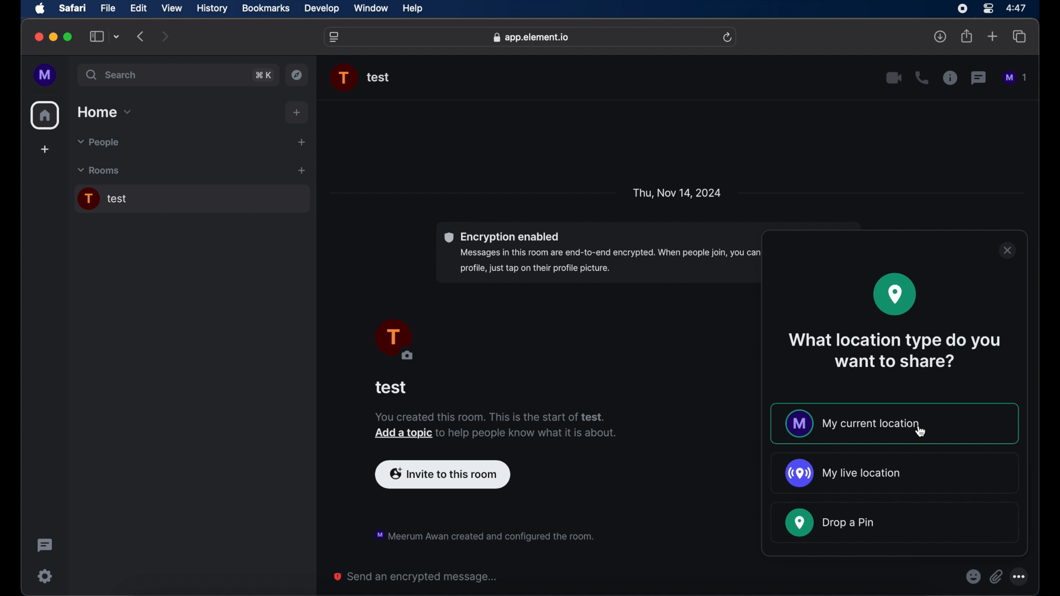 This screenshot has height=596, width=1060. What do you see at coordinates (96, 37) in the screenshot?
I see `show sidebar` at bounding box center [96, 37].